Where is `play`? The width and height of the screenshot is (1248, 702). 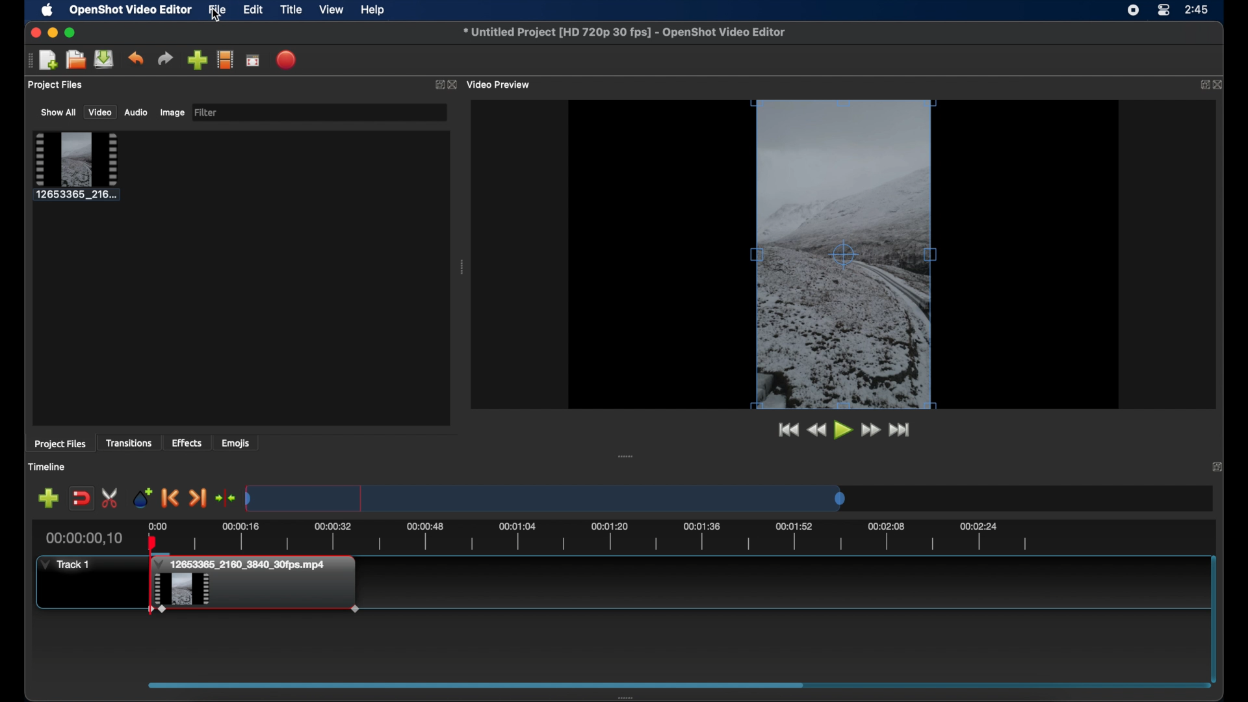 play is located at coordinates (842, 430).